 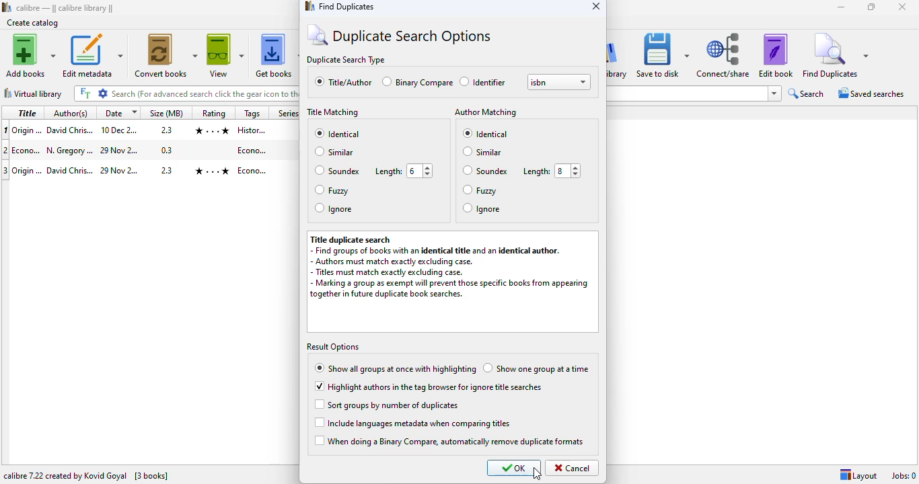 What do you see at coordinates (335, 152) in the screenshot?
I see `similar` at bounding box center [335, 152].